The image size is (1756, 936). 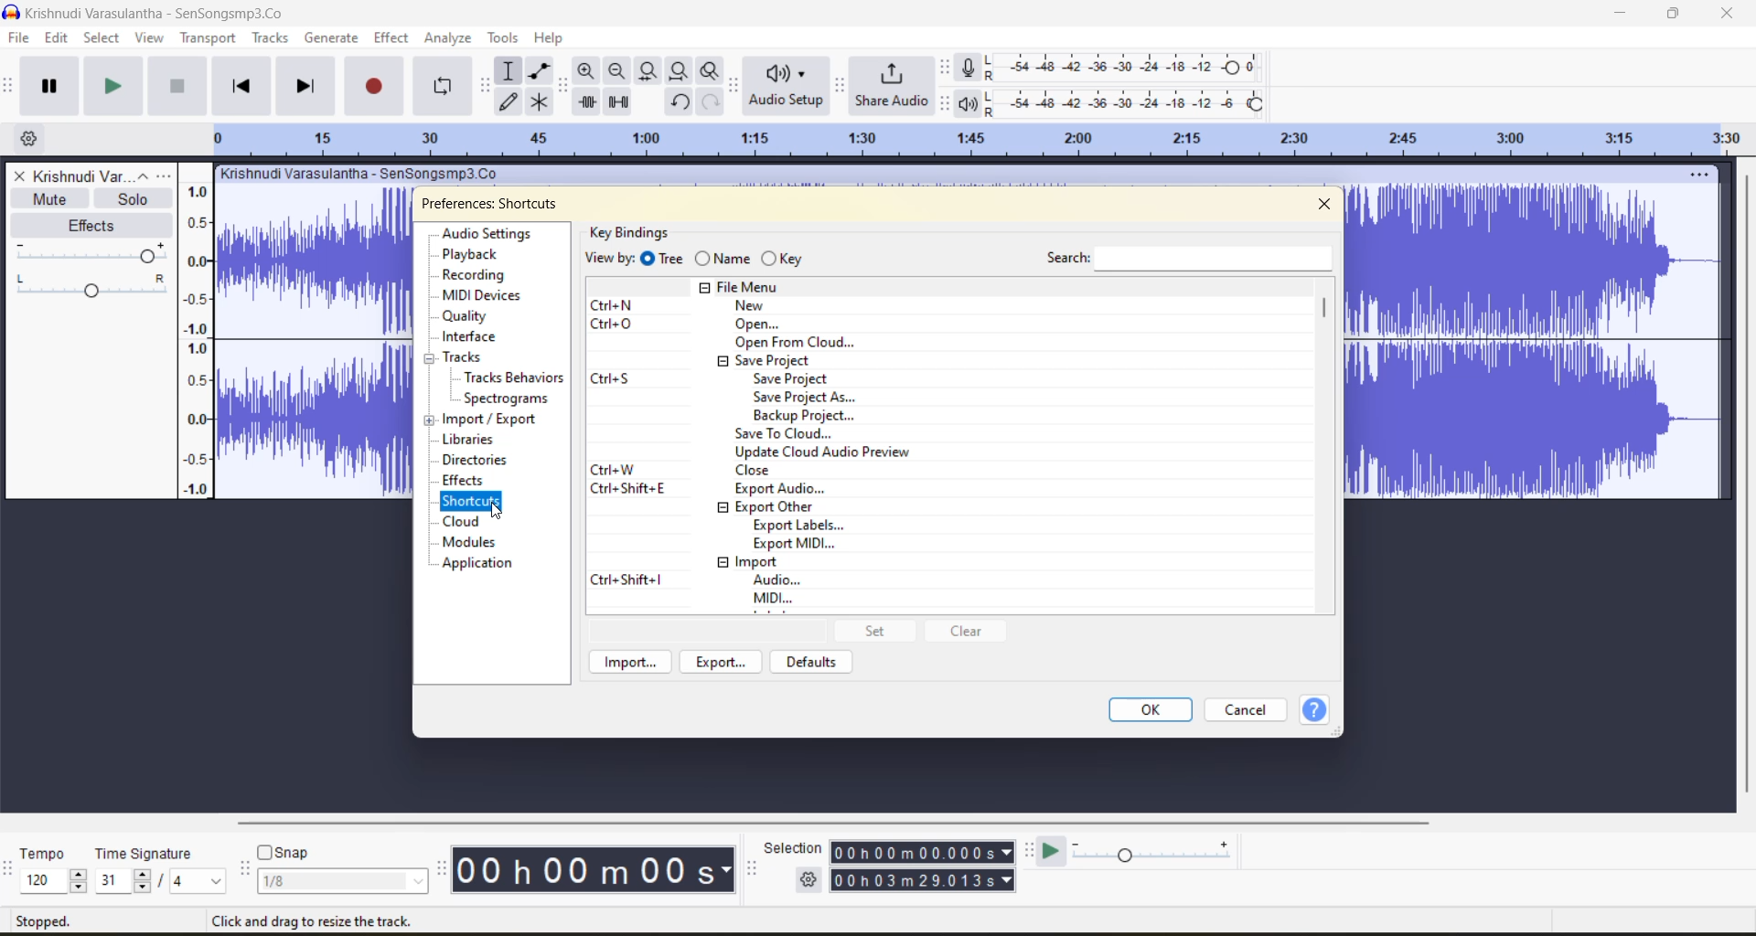 I want to click on fit selection to width, so click(x=647, y=71).